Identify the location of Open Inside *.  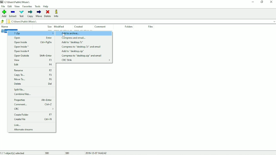
(22, 47).